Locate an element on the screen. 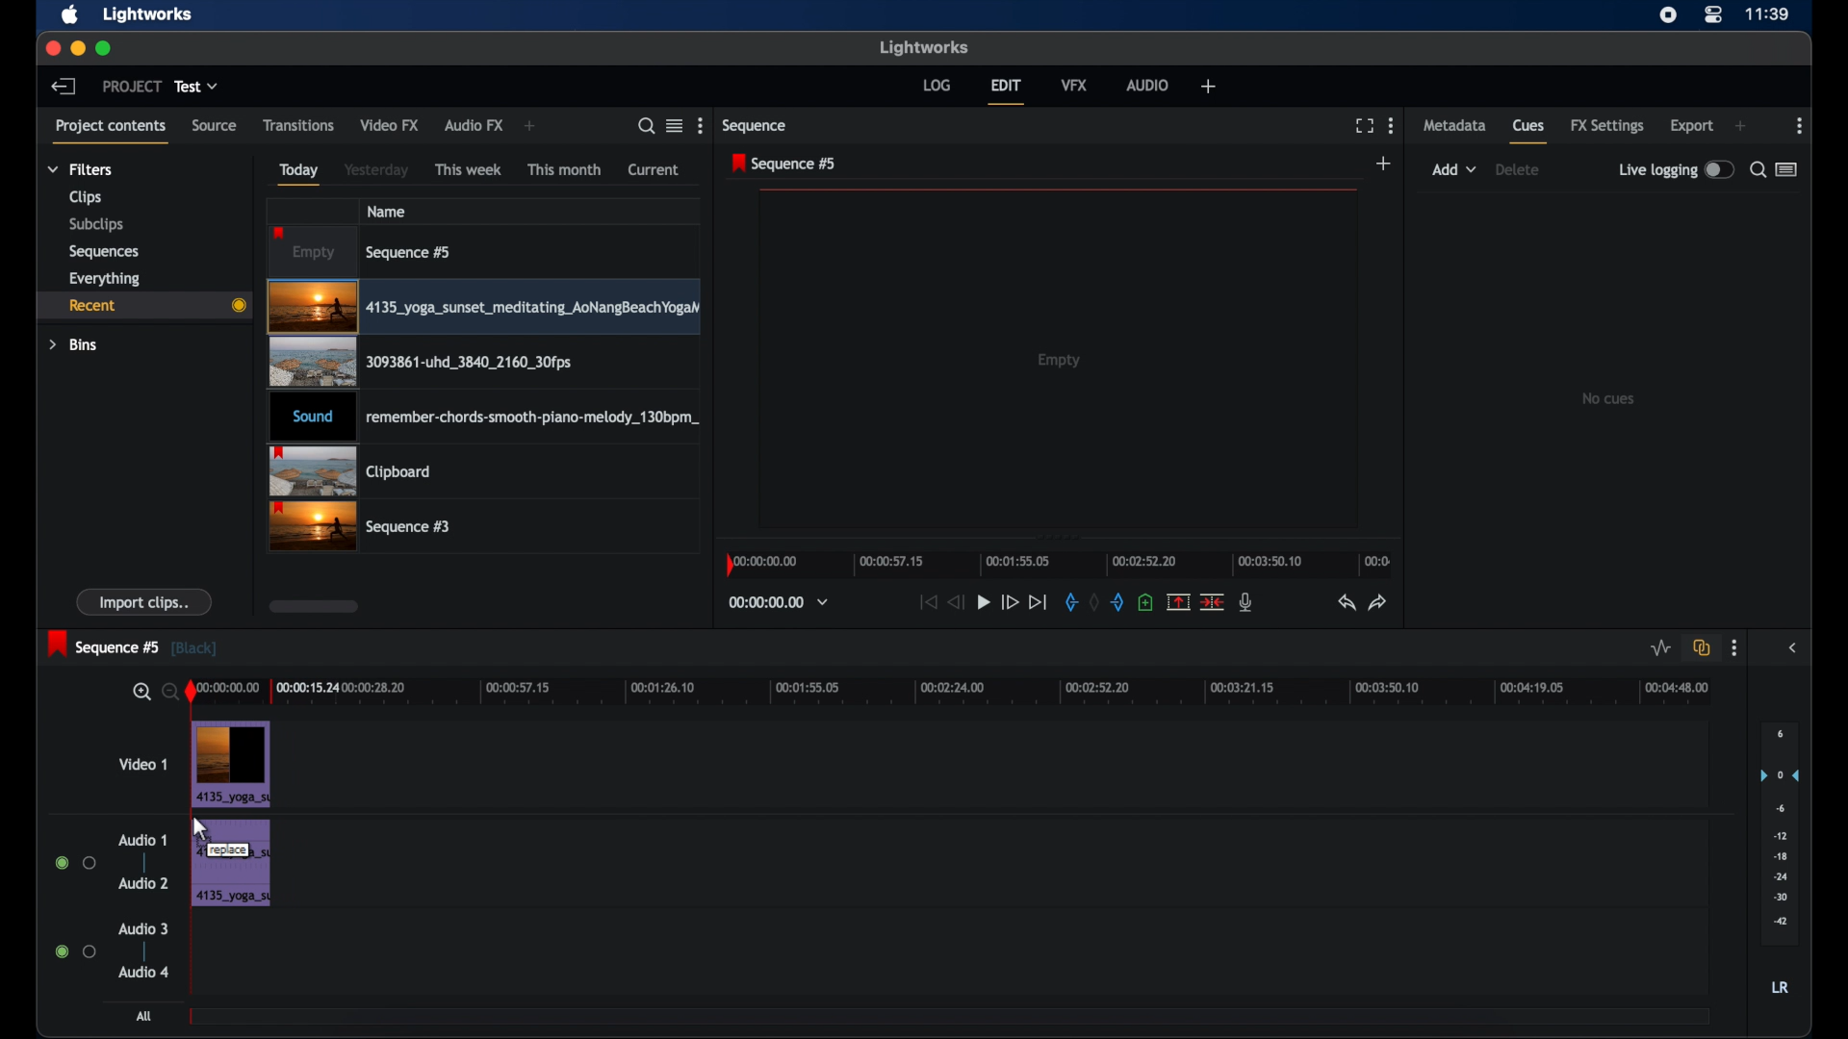 This screenshot has width=1848, height=1039. lightworks is located at coordinates (148, 14).